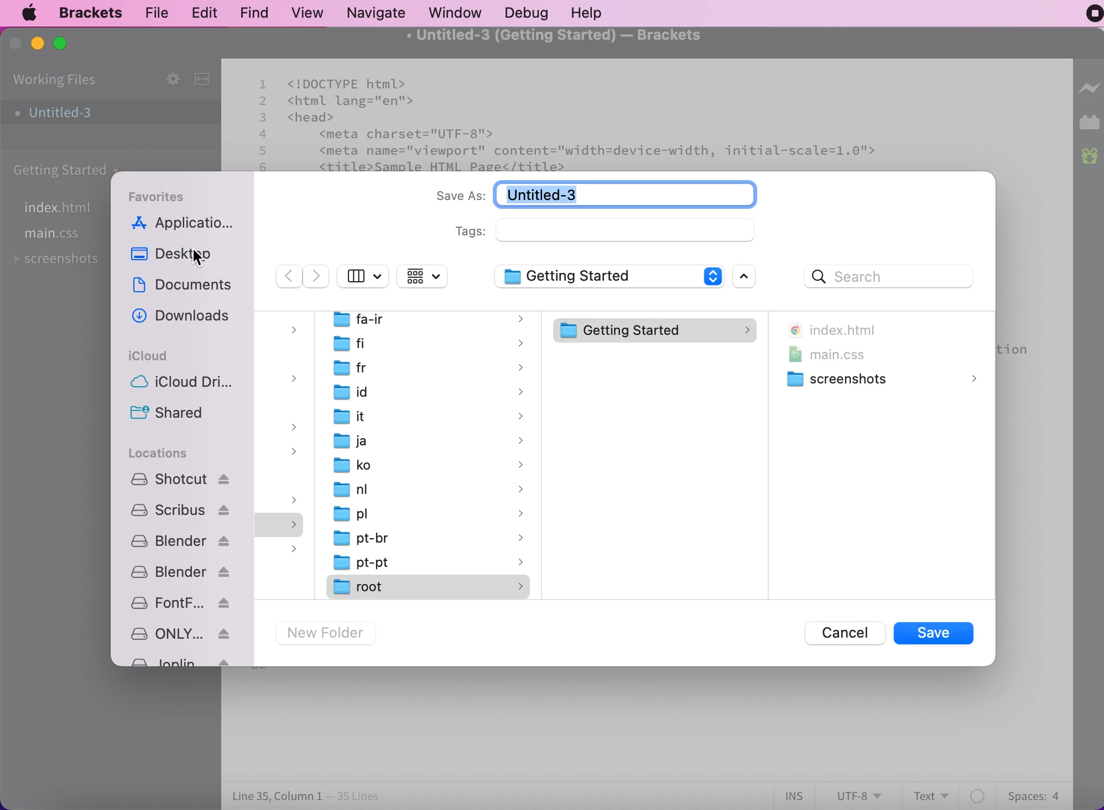 The image size is (1104, 810). Describe the element at coordinates (424, 277) in the screenshot. I see `change item grouping` at that location.